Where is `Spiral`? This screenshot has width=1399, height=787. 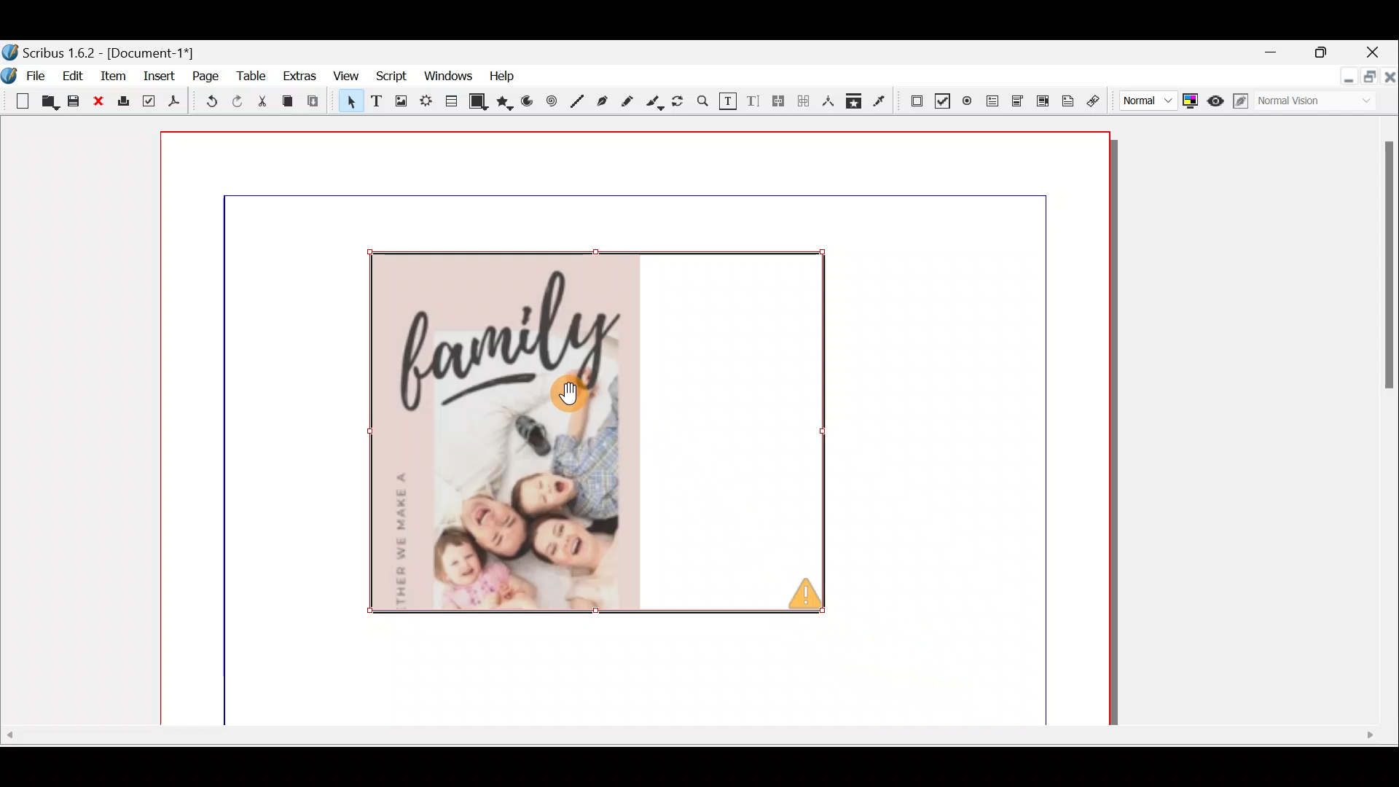 Spiral is located at coordinates (549, 100).